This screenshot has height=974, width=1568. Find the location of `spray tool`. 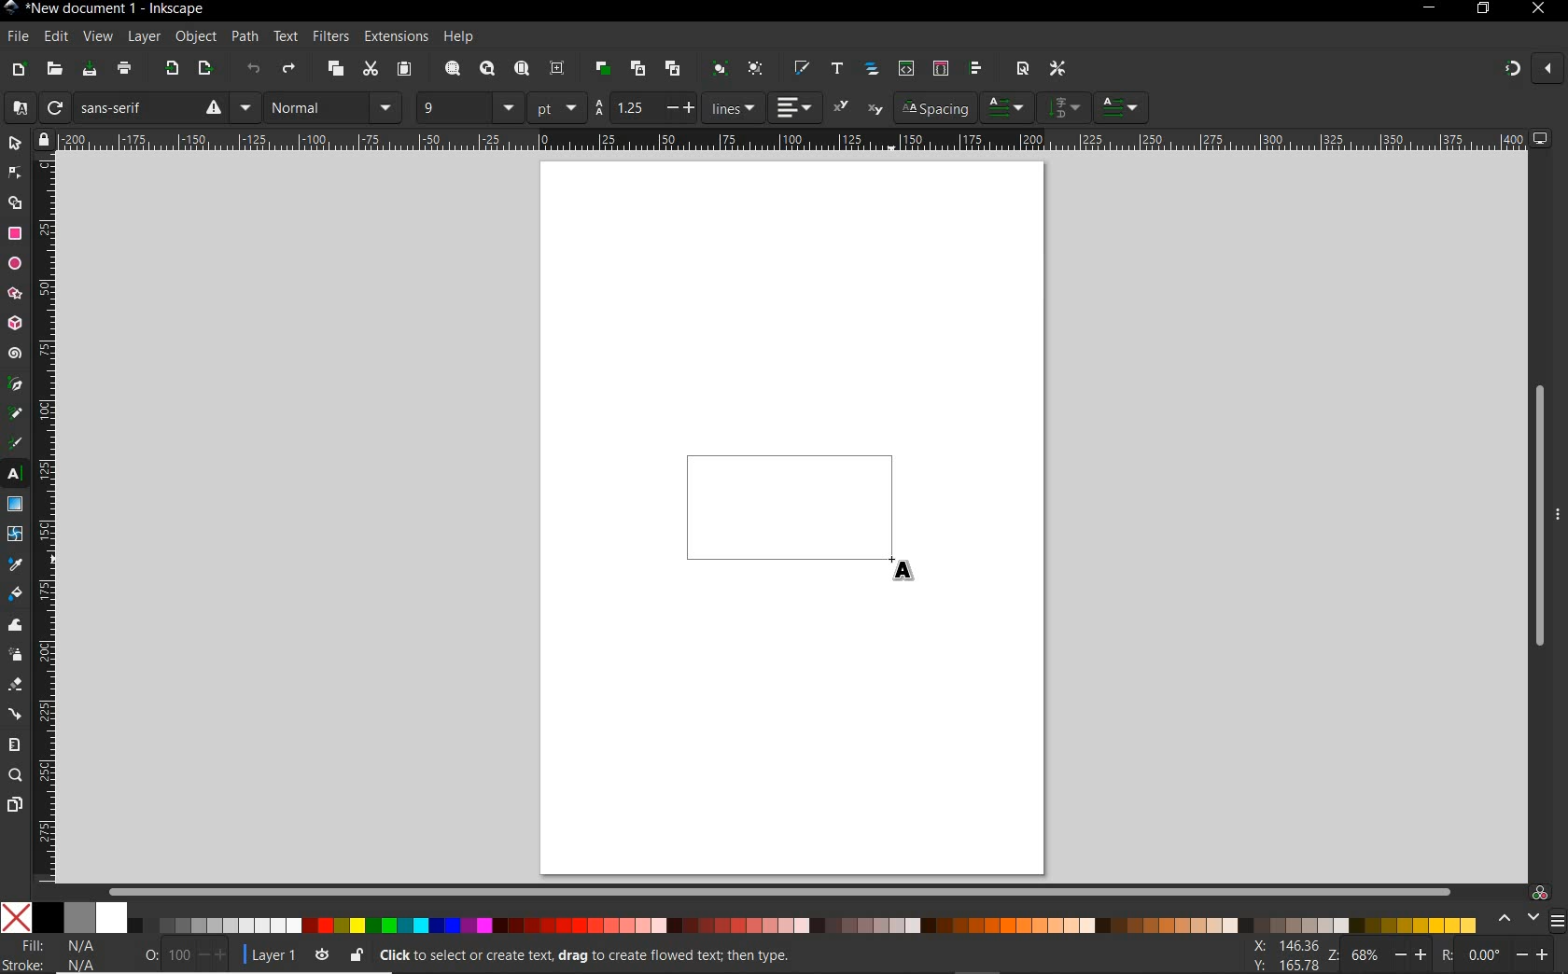

spray tool is located at coordinates (15, 655).